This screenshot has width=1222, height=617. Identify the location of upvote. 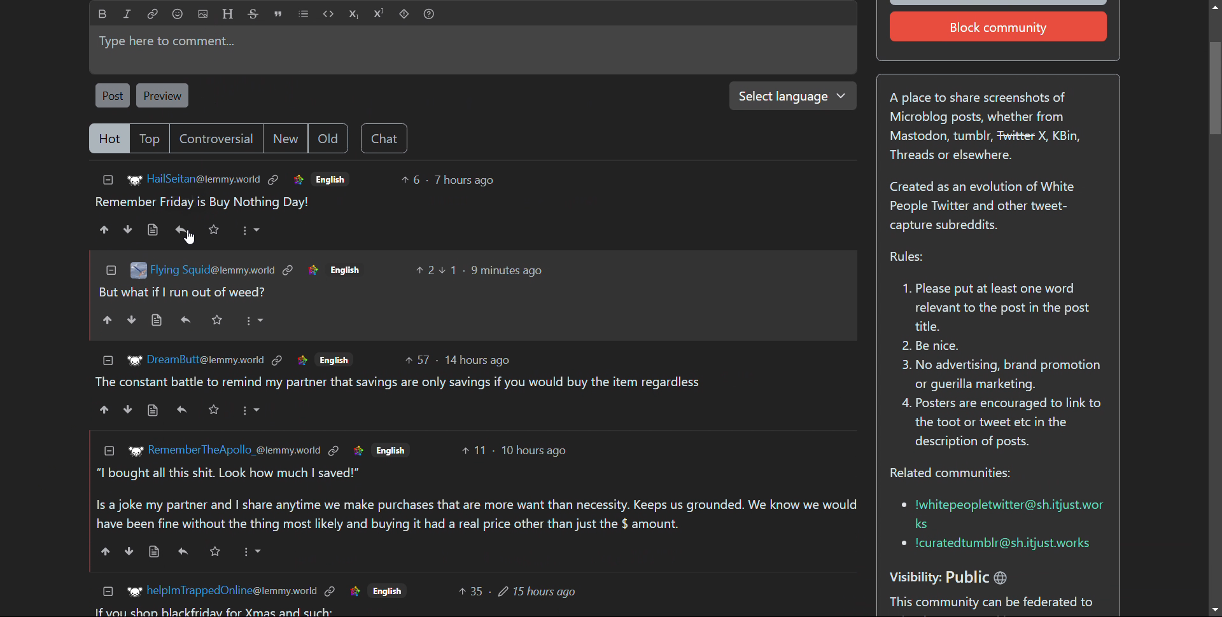
(107, 552).